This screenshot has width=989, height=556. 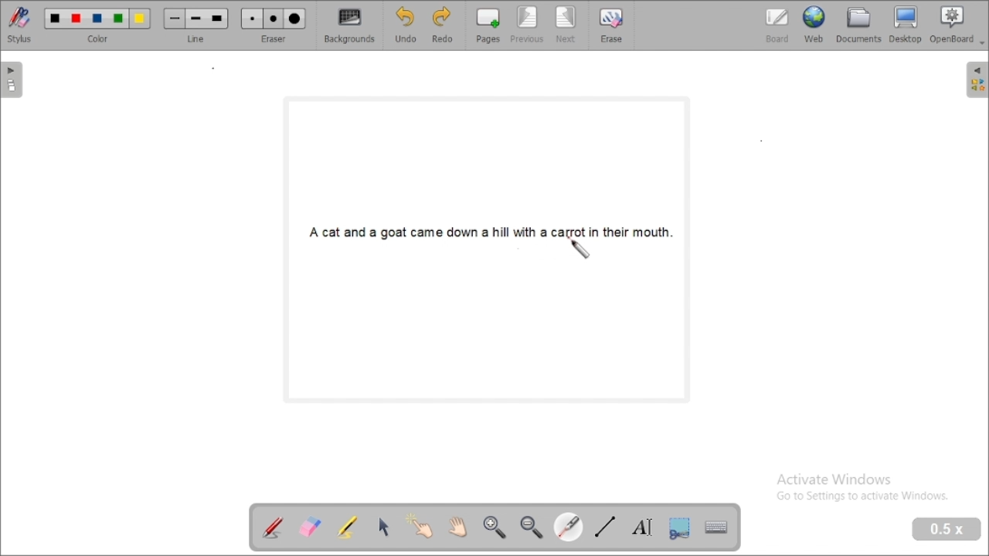 I want to click on write text, so click(x=641, y=527).